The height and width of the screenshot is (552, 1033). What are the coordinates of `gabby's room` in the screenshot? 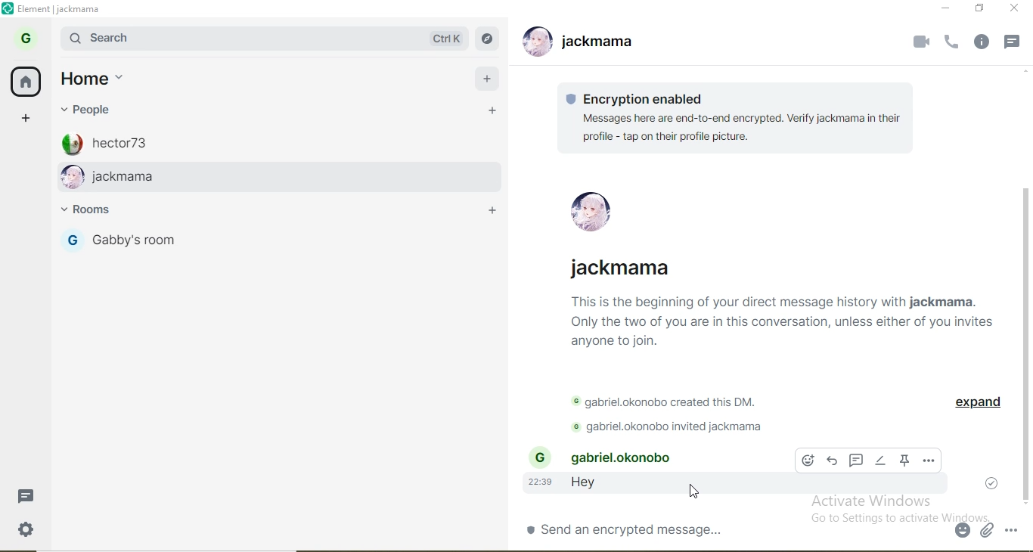 It's located at (186, 240).